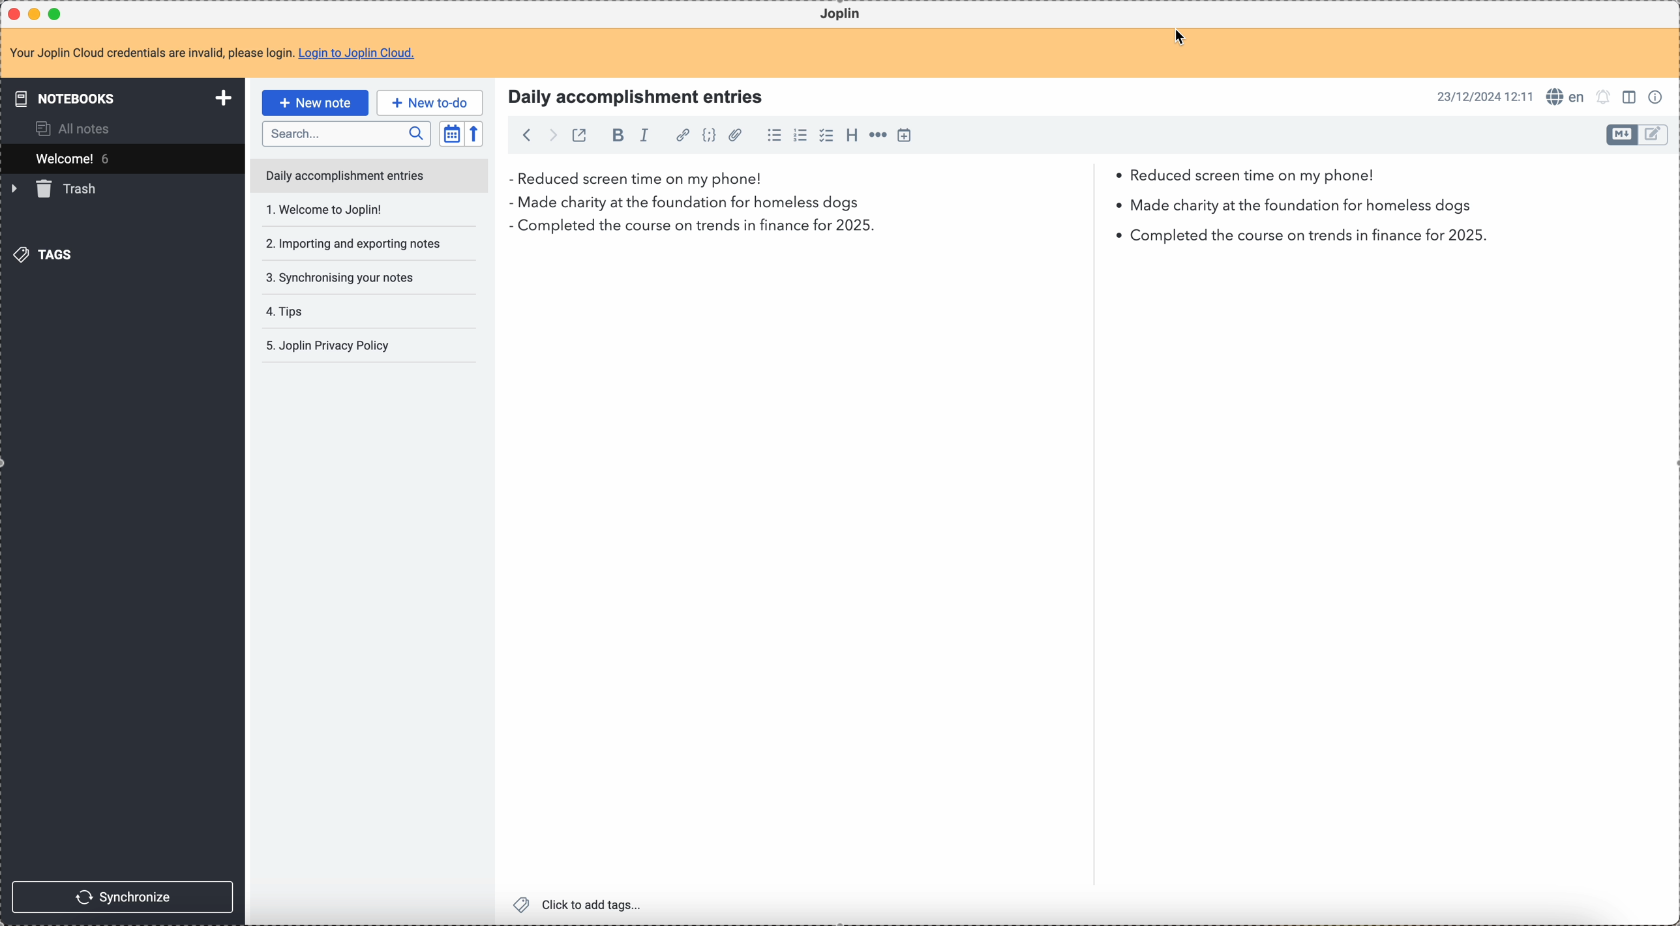  What do you see at coordinates (120, 97) in the screenshot?
I see `notebooks` at bounding box center [120, 97].